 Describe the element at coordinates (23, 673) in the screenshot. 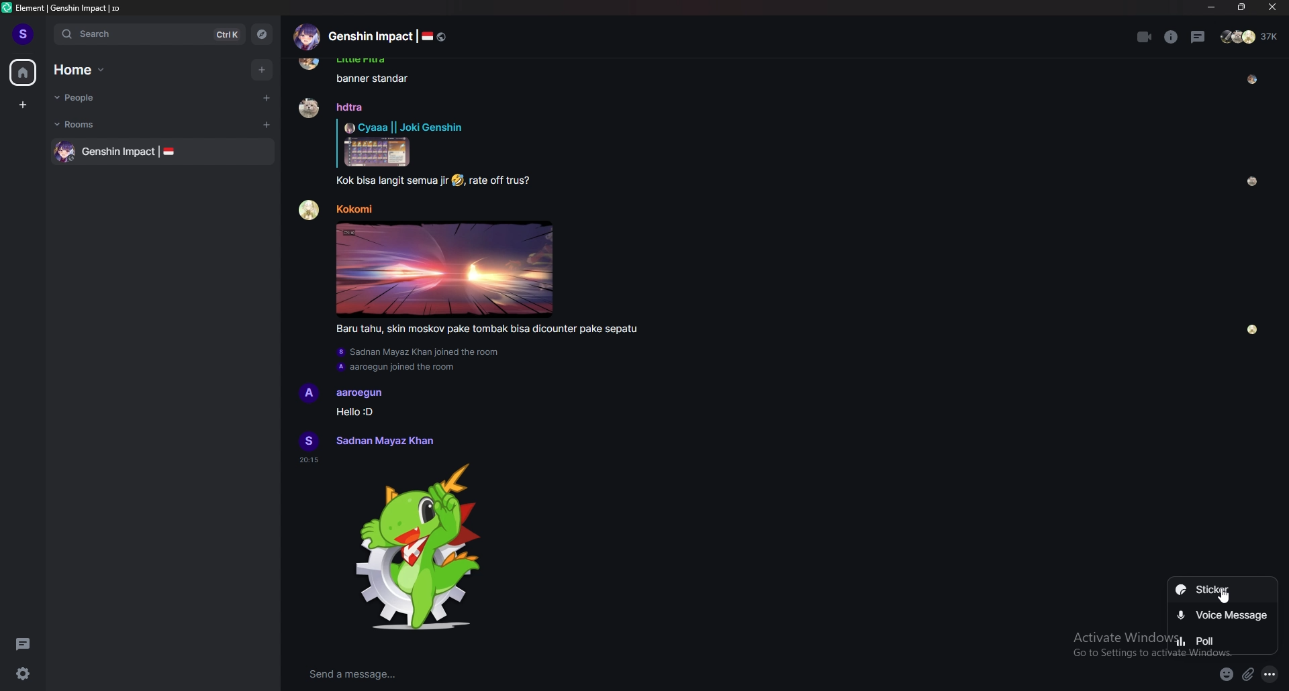

I see `quick settings` at that location.